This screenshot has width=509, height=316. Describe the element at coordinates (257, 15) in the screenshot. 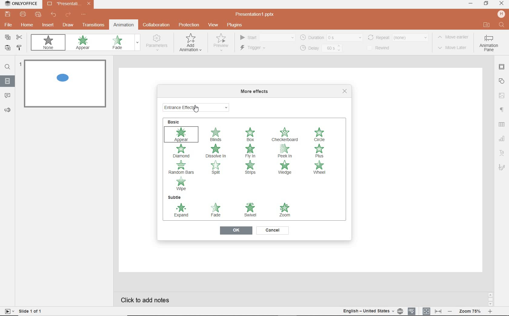

I see `file name` at that location.